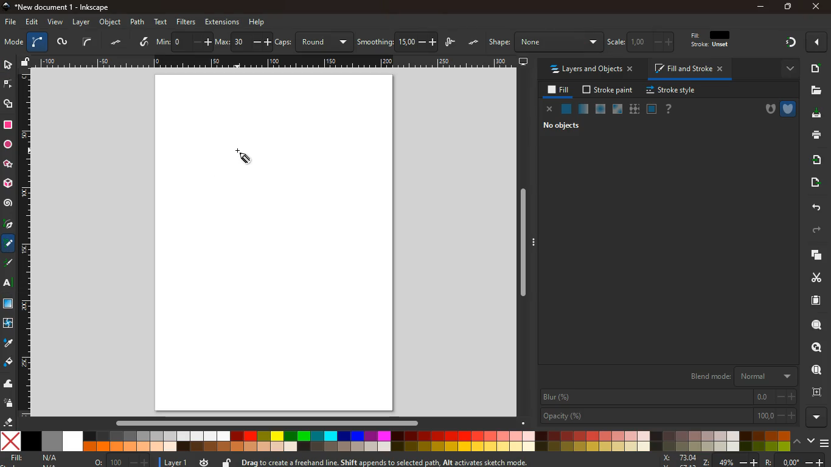 This screenshot has width=831, height=467. I want to click on path, so click(137, 22).